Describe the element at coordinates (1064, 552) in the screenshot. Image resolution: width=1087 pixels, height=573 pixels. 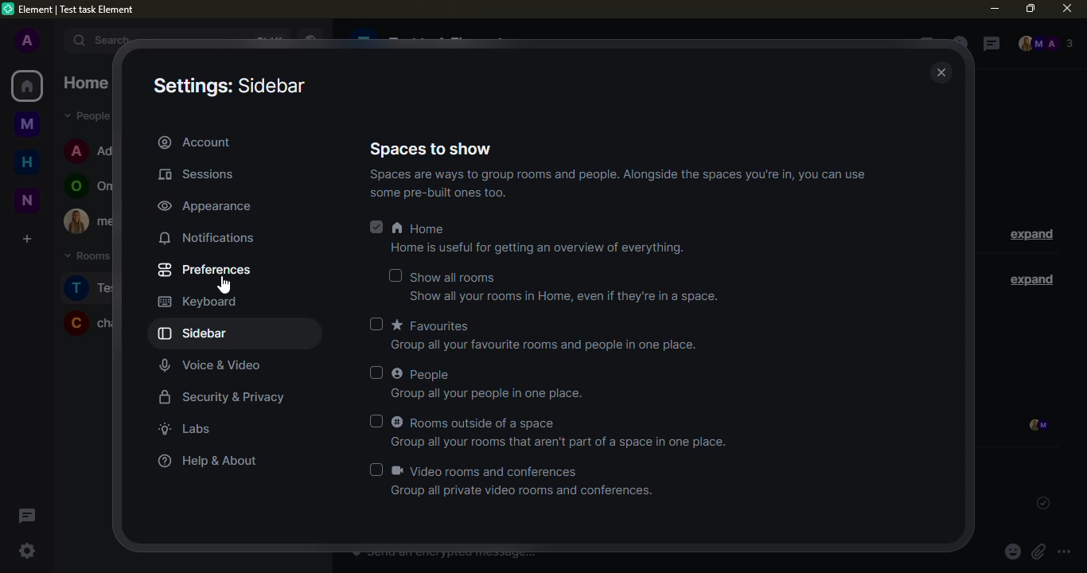
I see `more` at that location.